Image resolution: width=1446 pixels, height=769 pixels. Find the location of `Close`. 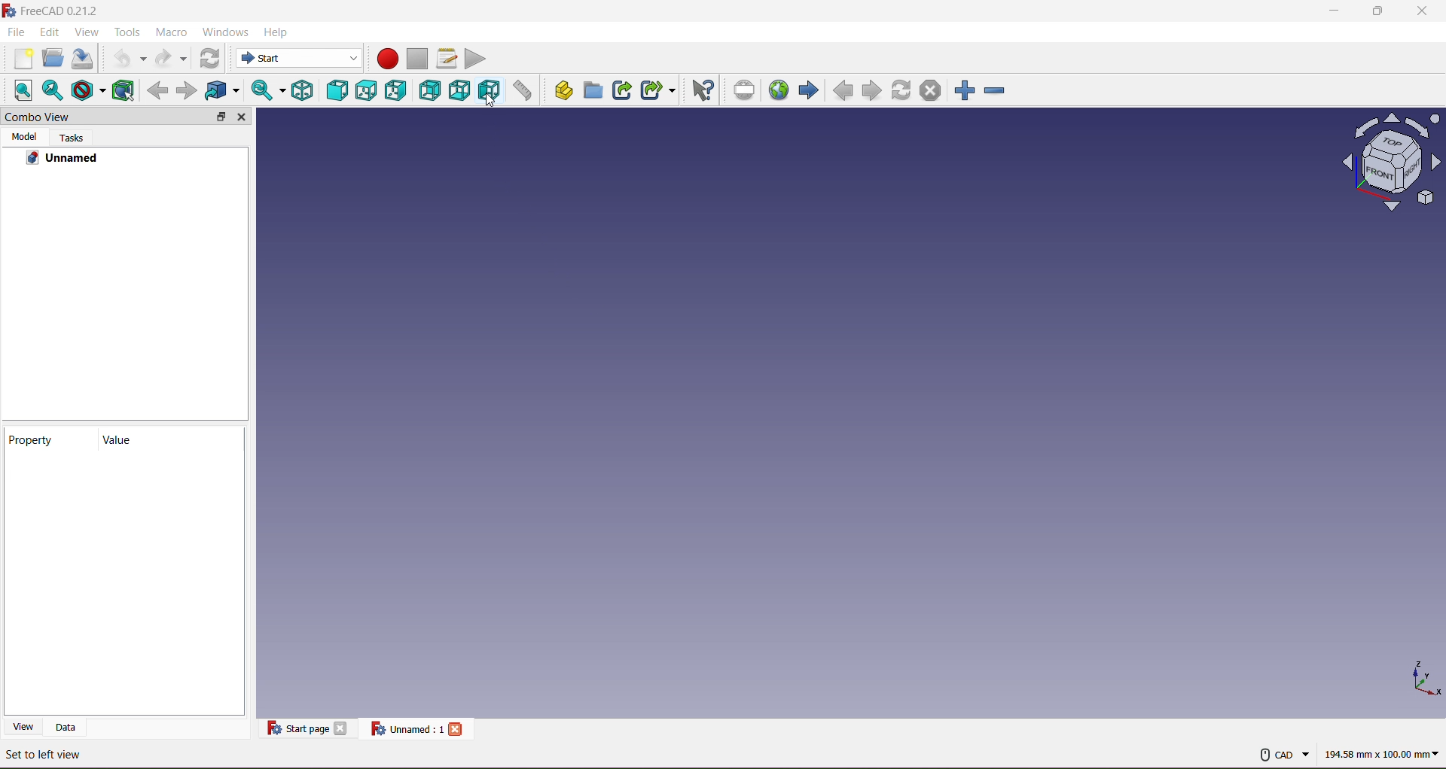

Close is located at coordinates (1422, 10).